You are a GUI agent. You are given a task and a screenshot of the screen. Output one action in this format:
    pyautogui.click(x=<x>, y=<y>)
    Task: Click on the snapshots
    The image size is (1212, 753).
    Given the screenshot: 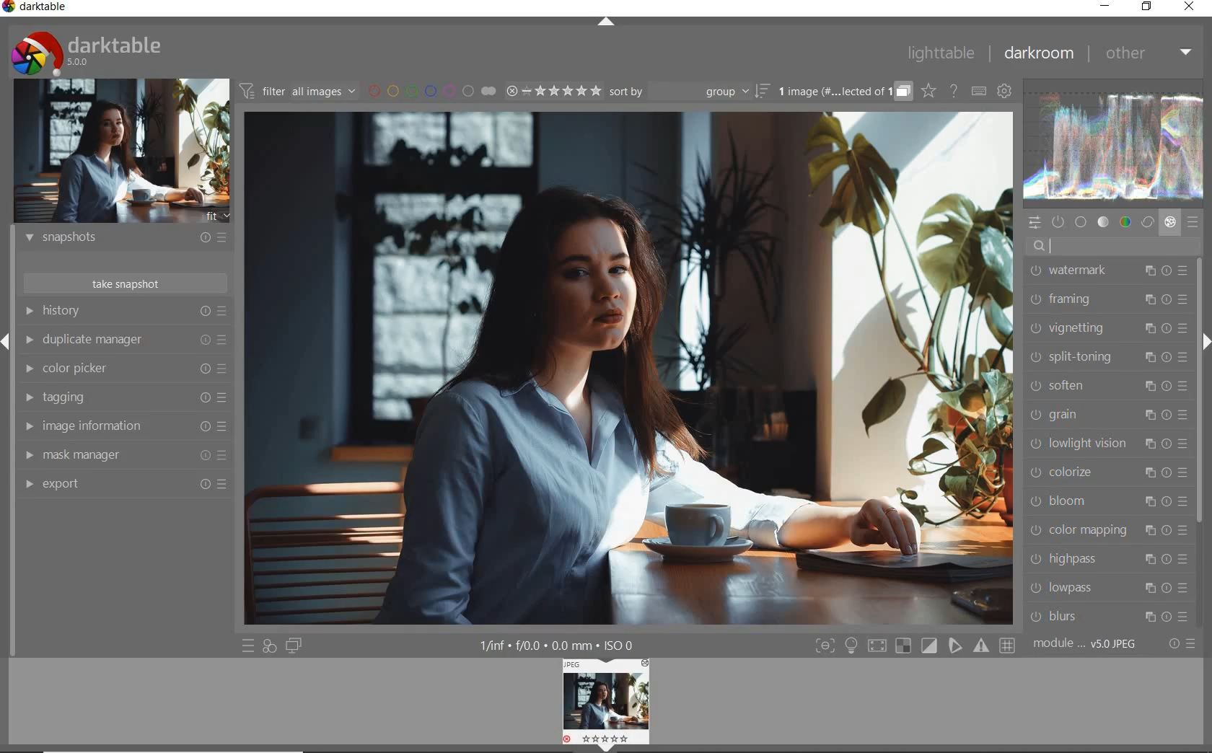 What is the action you would take?
    pyautogui.click(x=125, y=240)
    